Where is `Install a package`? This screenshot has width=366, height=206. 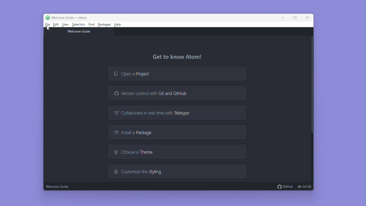 Install a package is located at coordinates (178, 132).